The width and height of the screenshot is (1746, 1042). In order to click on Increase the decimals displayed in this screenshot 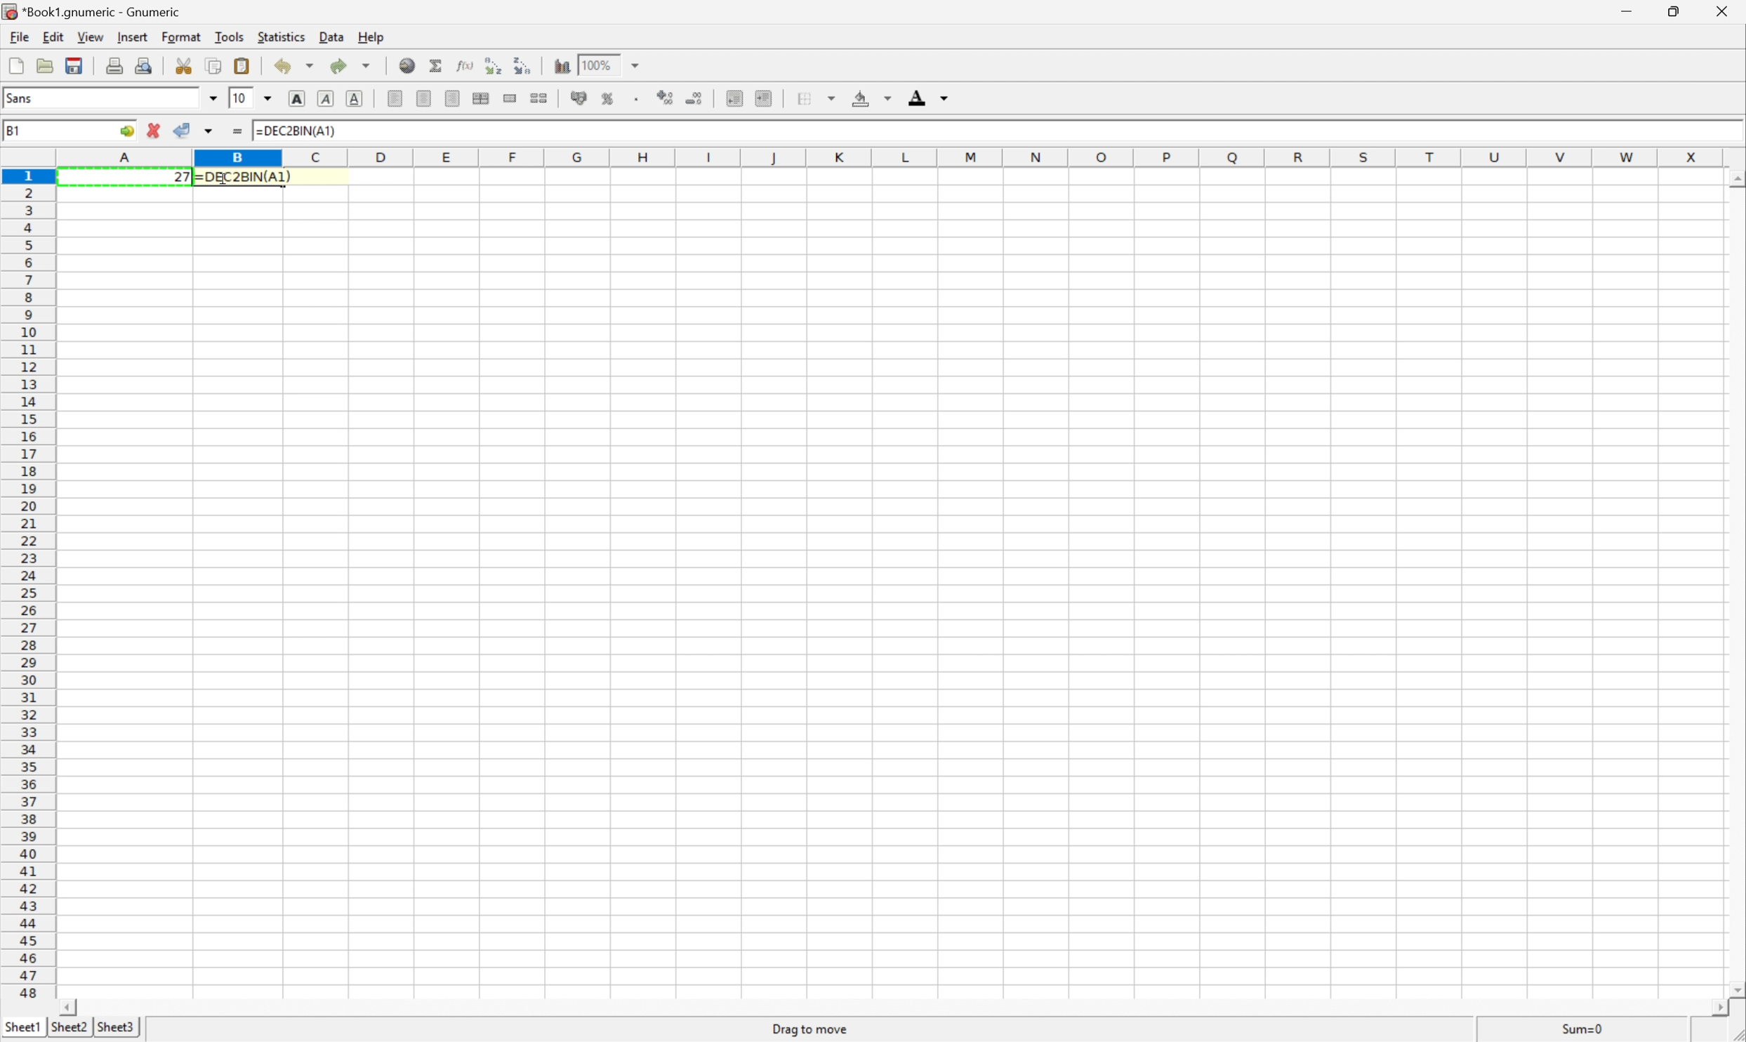, I will do `click(666, 95)`.